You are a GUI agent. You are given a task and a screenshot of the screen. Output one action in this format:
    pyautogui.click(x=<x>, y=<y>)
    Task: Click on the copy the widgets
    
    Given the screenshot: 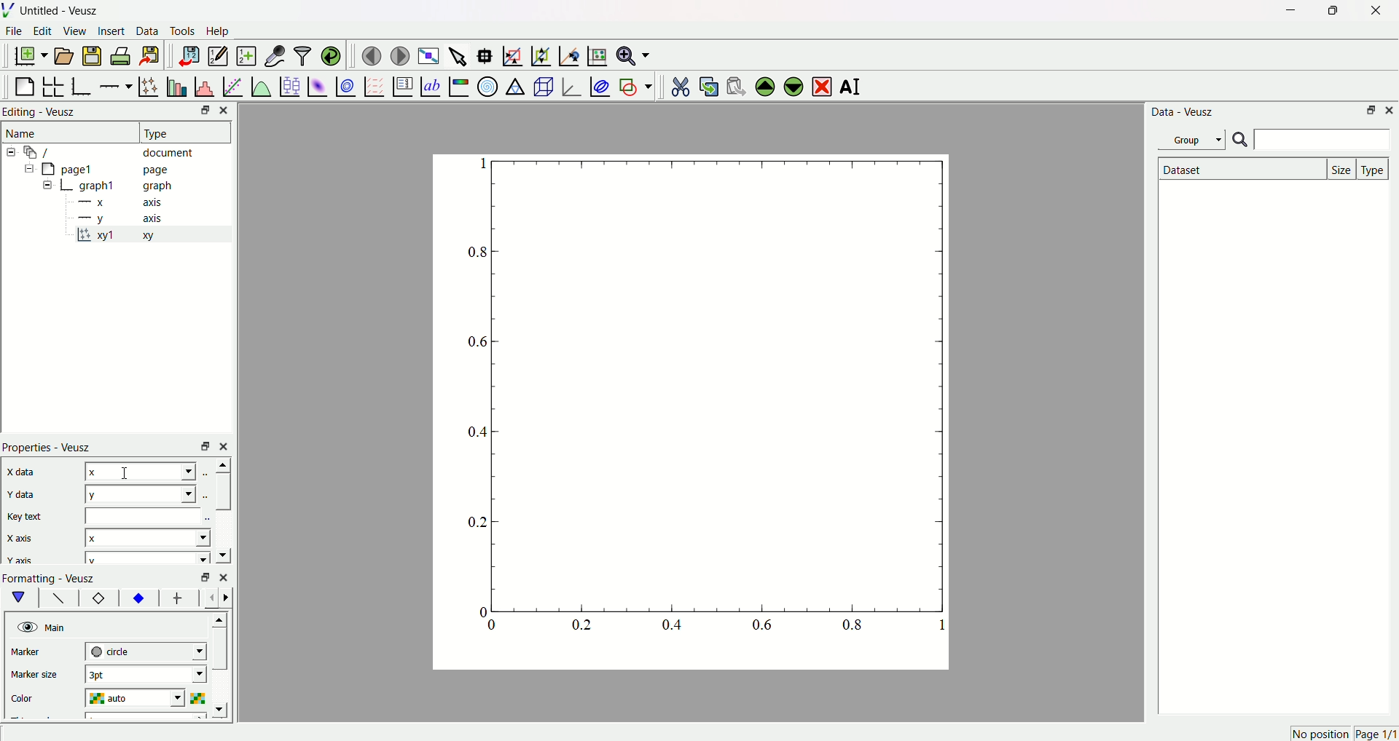 What is the action you would take?
    pyautogui.click(x=708, y=84)
    